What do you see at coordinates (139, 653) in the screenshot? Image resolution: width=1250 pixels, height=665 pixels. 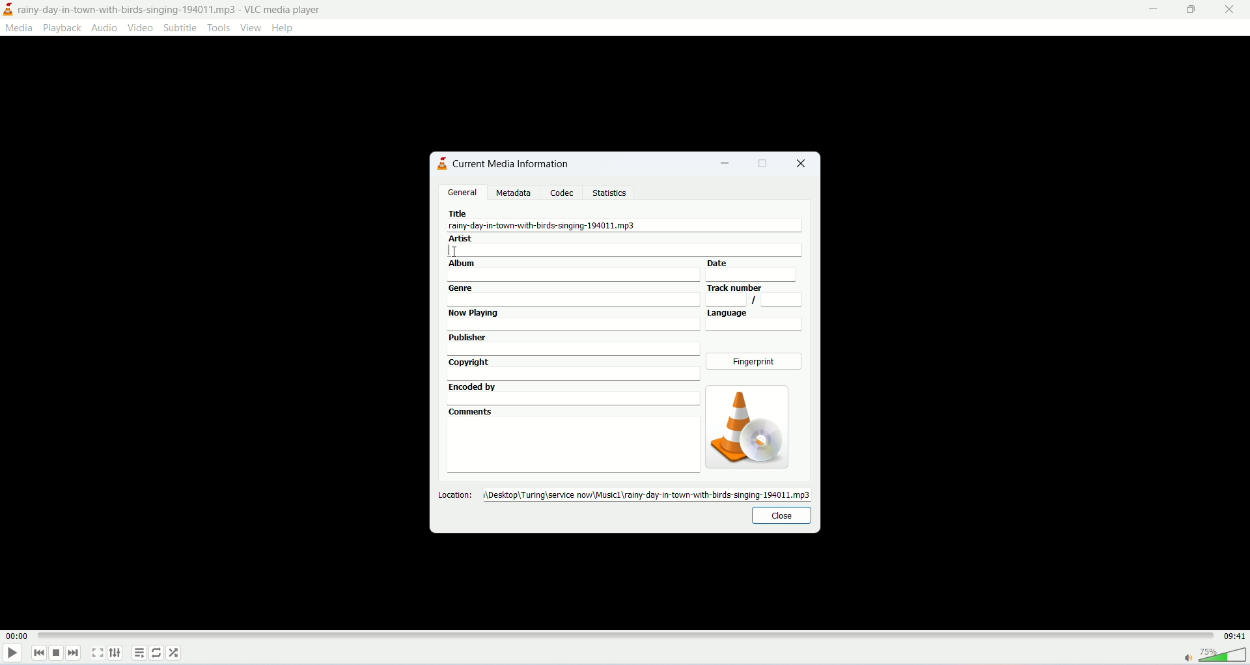 I see `playlist` at bounding box center [139, 653].